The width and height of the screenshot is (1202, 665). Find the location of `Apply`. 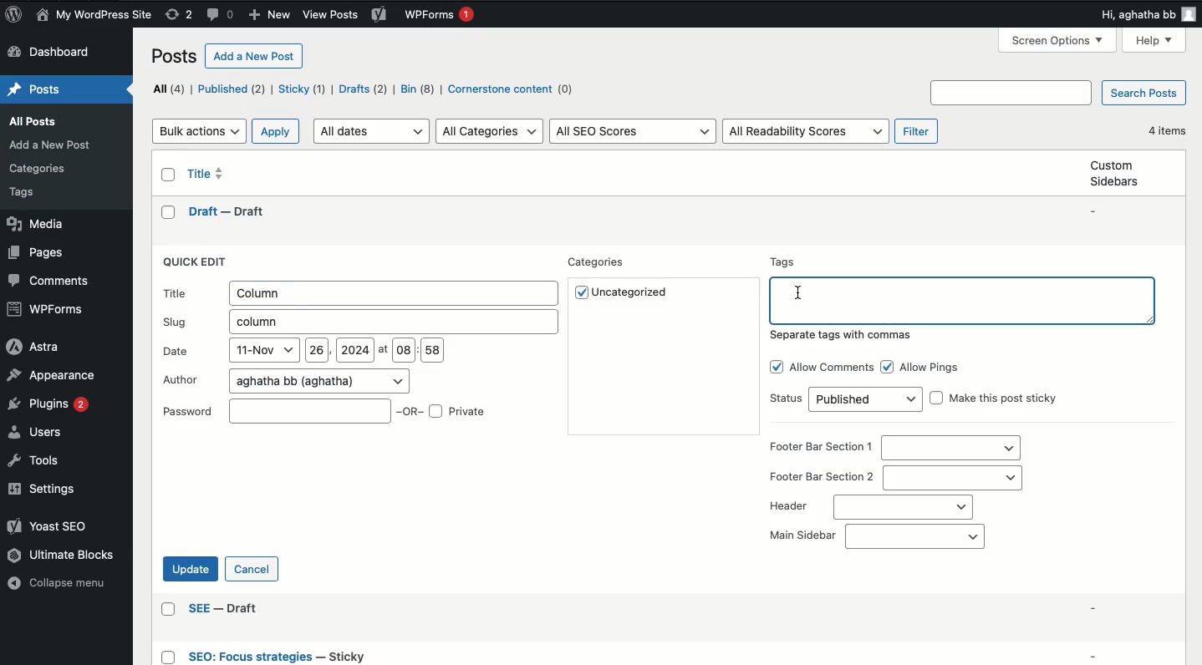

Apply is located at coordinates (278, 130).